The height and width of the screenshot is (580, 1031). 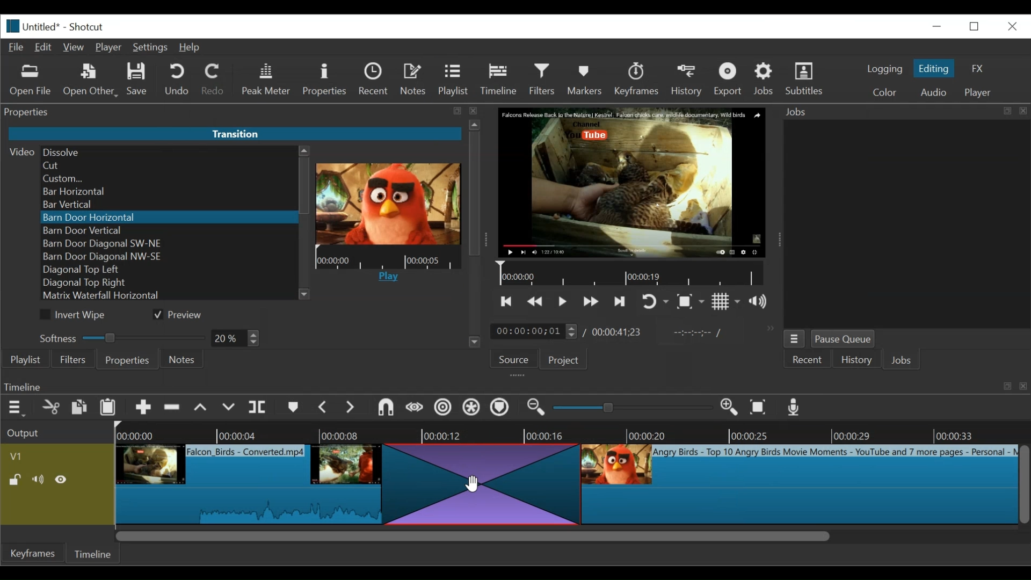 What do you see at coordinates (388, 258) in the screenshot?
I see `Timeline` at bounding box center [388, 258].